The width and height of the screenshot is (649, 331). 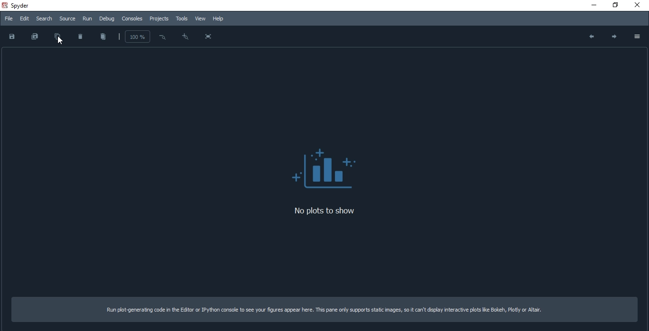 I want to click on View, so click(x=200, y=19).